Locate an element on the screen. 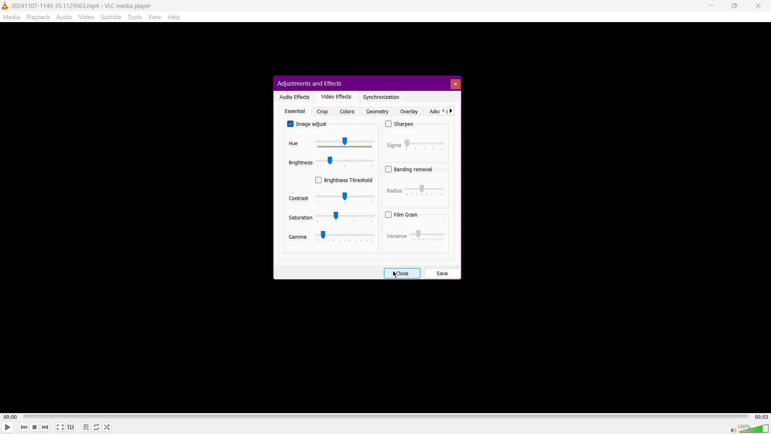 The height and width of the screenshot is (434, 771). Close is located at coordinates (759, 6).